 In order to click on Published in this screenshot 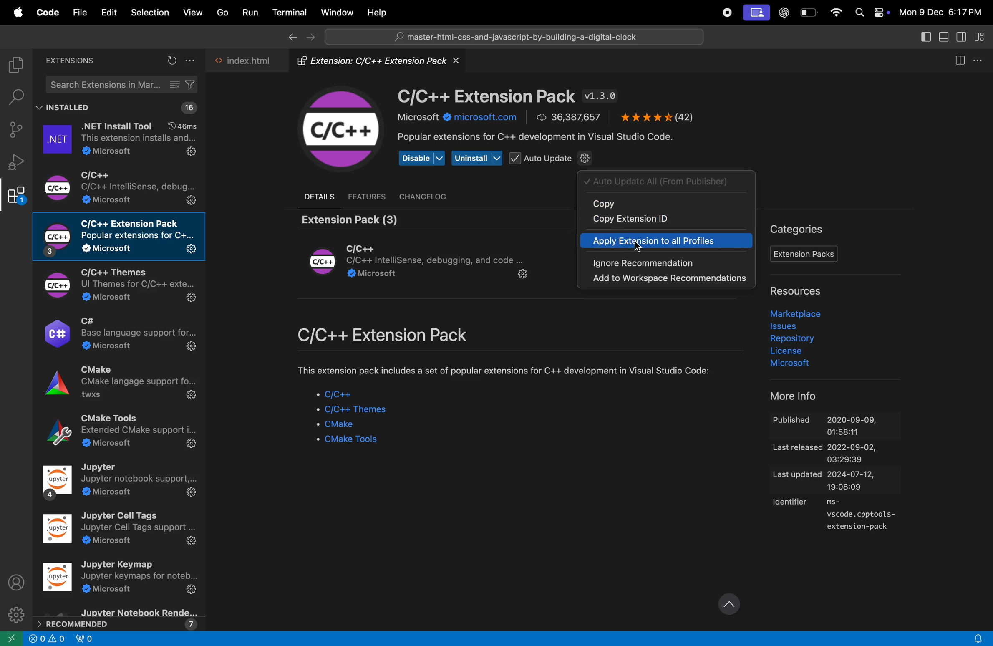, I will do `click(839, 425)`.